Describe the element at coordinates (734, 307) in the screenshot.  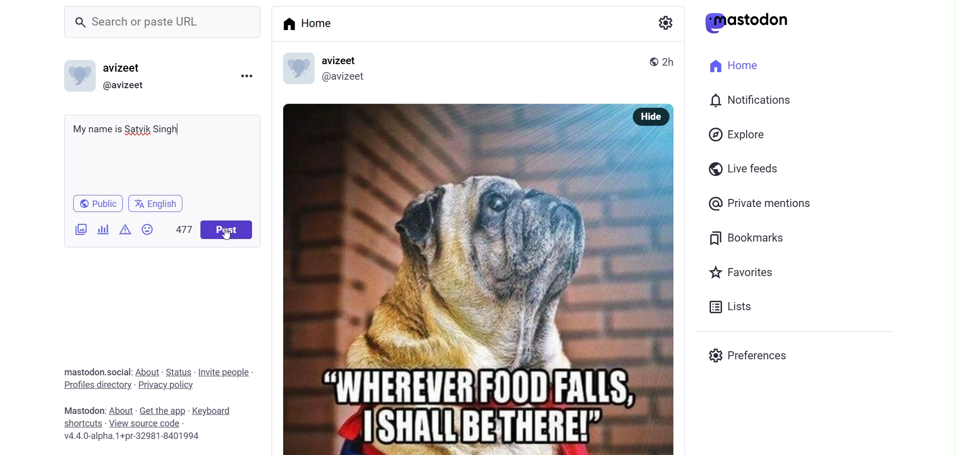
I see `Lists` at that location.